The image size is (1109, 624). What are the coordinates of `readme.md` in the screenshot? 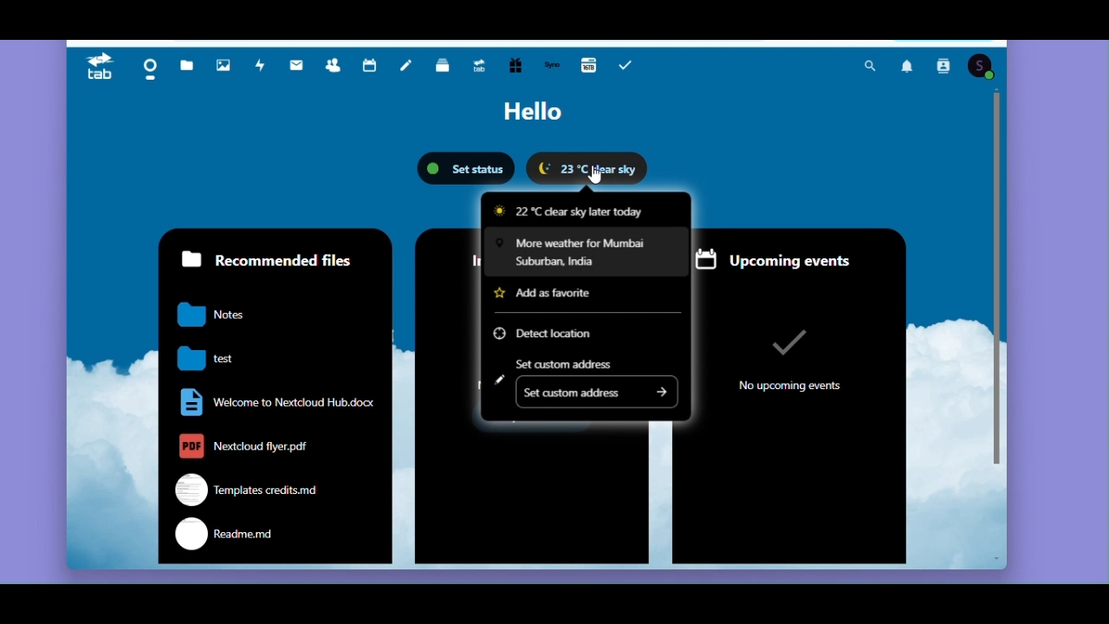 It's located at (224, 534).